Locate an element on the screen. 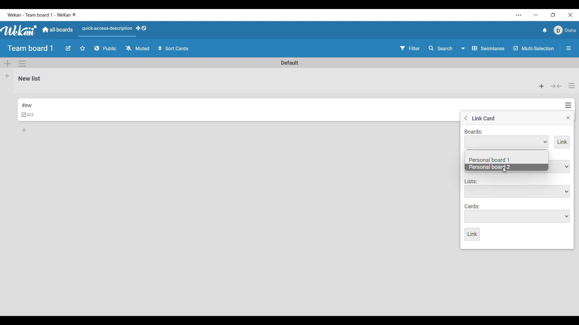 This screenshot has height=325, width=579. Minimize is located at coordinates (536, 15).